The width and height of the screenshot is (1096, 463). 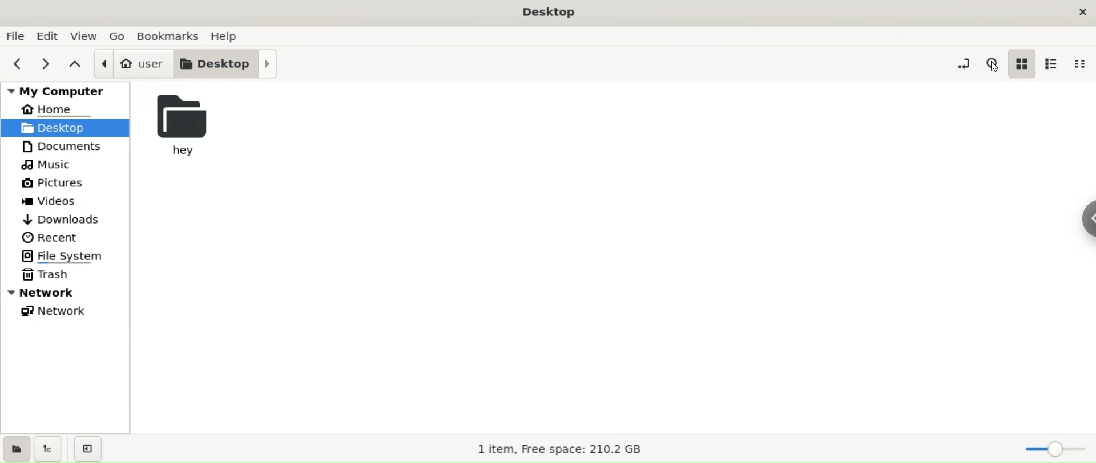 What do you see at coordinates (227, 36) in the screenshot?
I see `help` at bounding box center [227, 36].